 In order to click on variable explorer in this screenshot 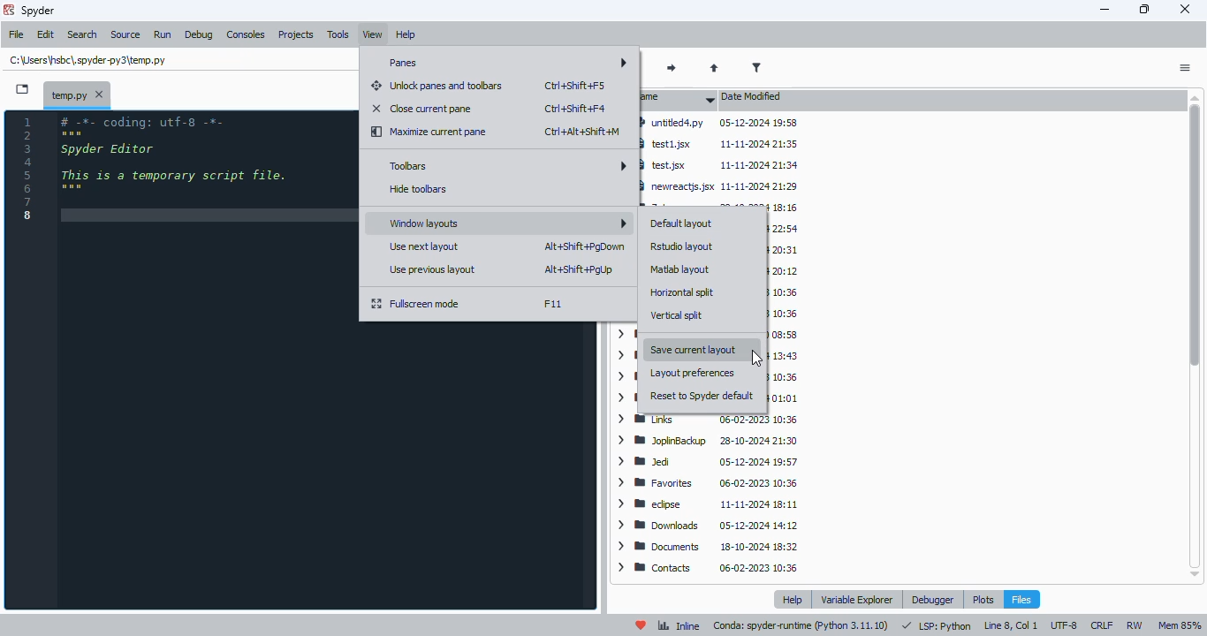, I will do `click(857, 599)`.